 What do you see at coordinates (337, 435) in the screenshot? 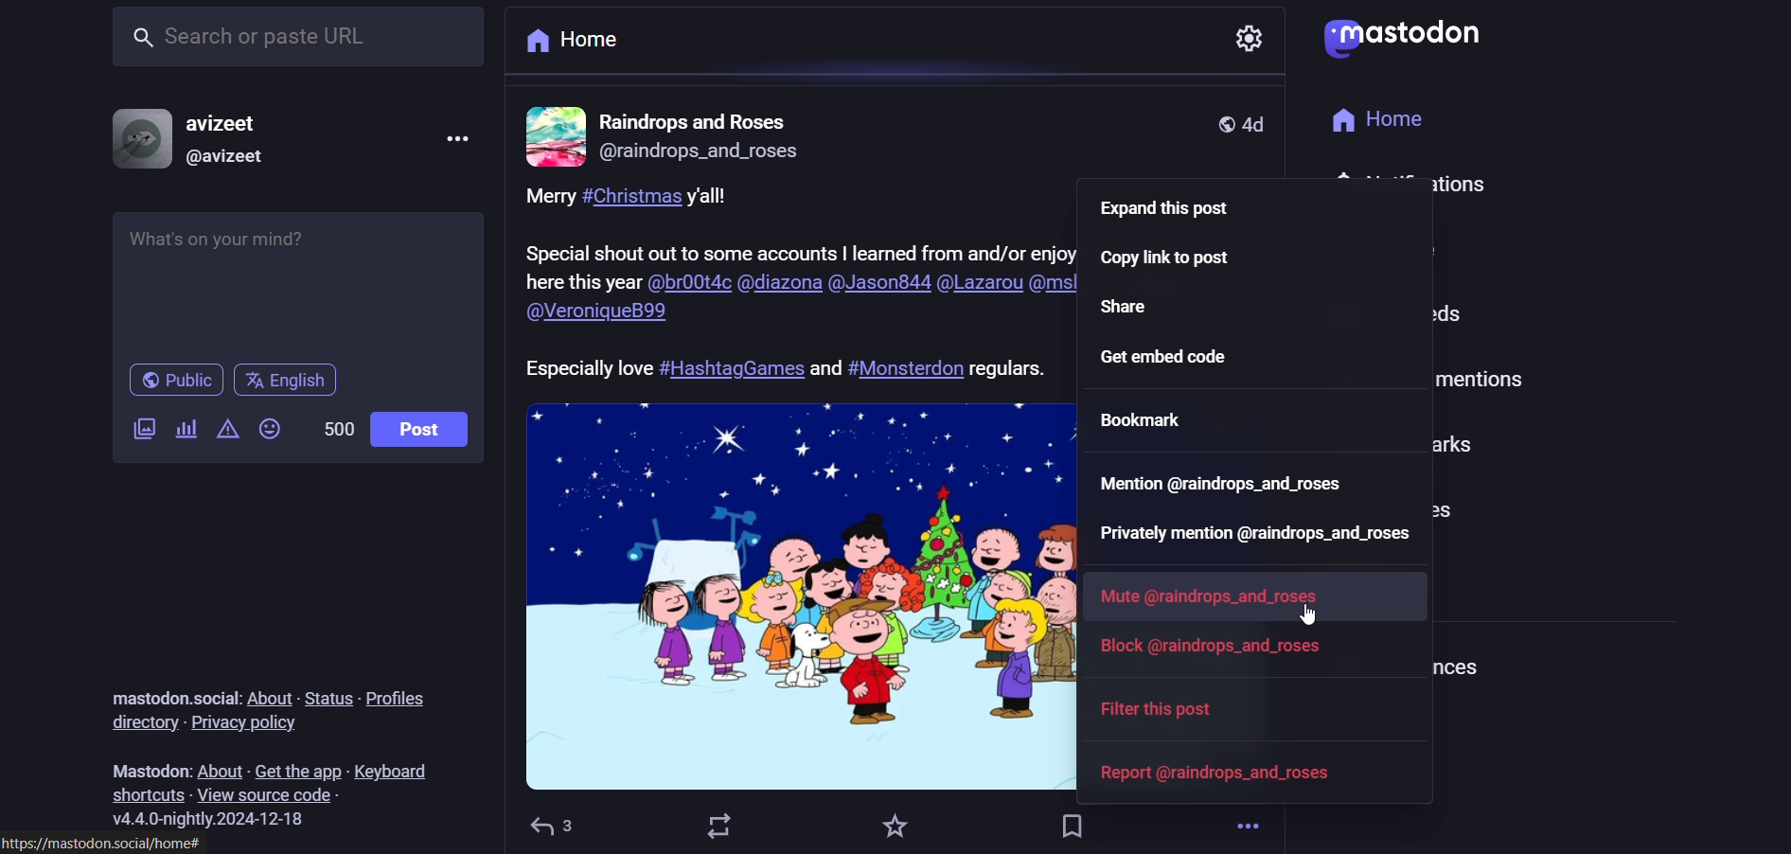
I see `word limit ` at bounding box center [337, 435].